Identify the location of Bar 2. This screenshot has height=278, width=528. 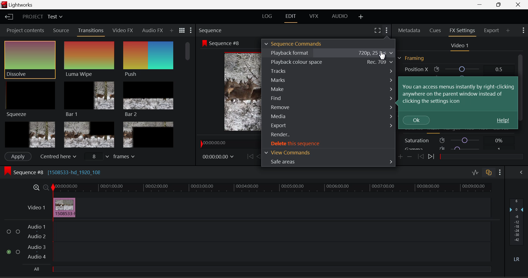
(148, 100).